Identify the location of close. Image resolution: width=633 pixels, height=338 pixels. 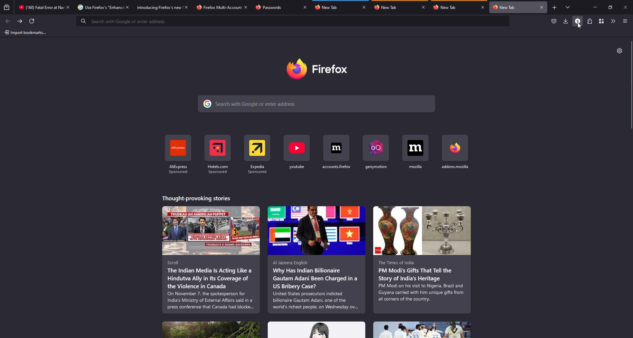
(626, 6).